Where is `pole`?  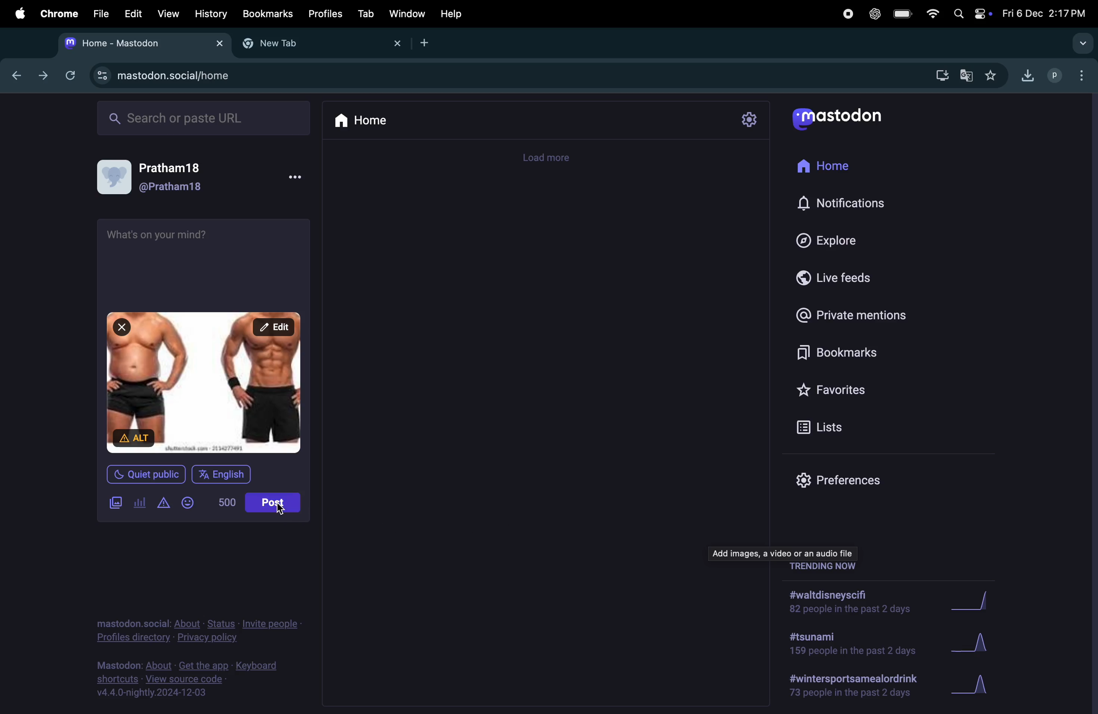
pole is located at coordinates (139, 504).